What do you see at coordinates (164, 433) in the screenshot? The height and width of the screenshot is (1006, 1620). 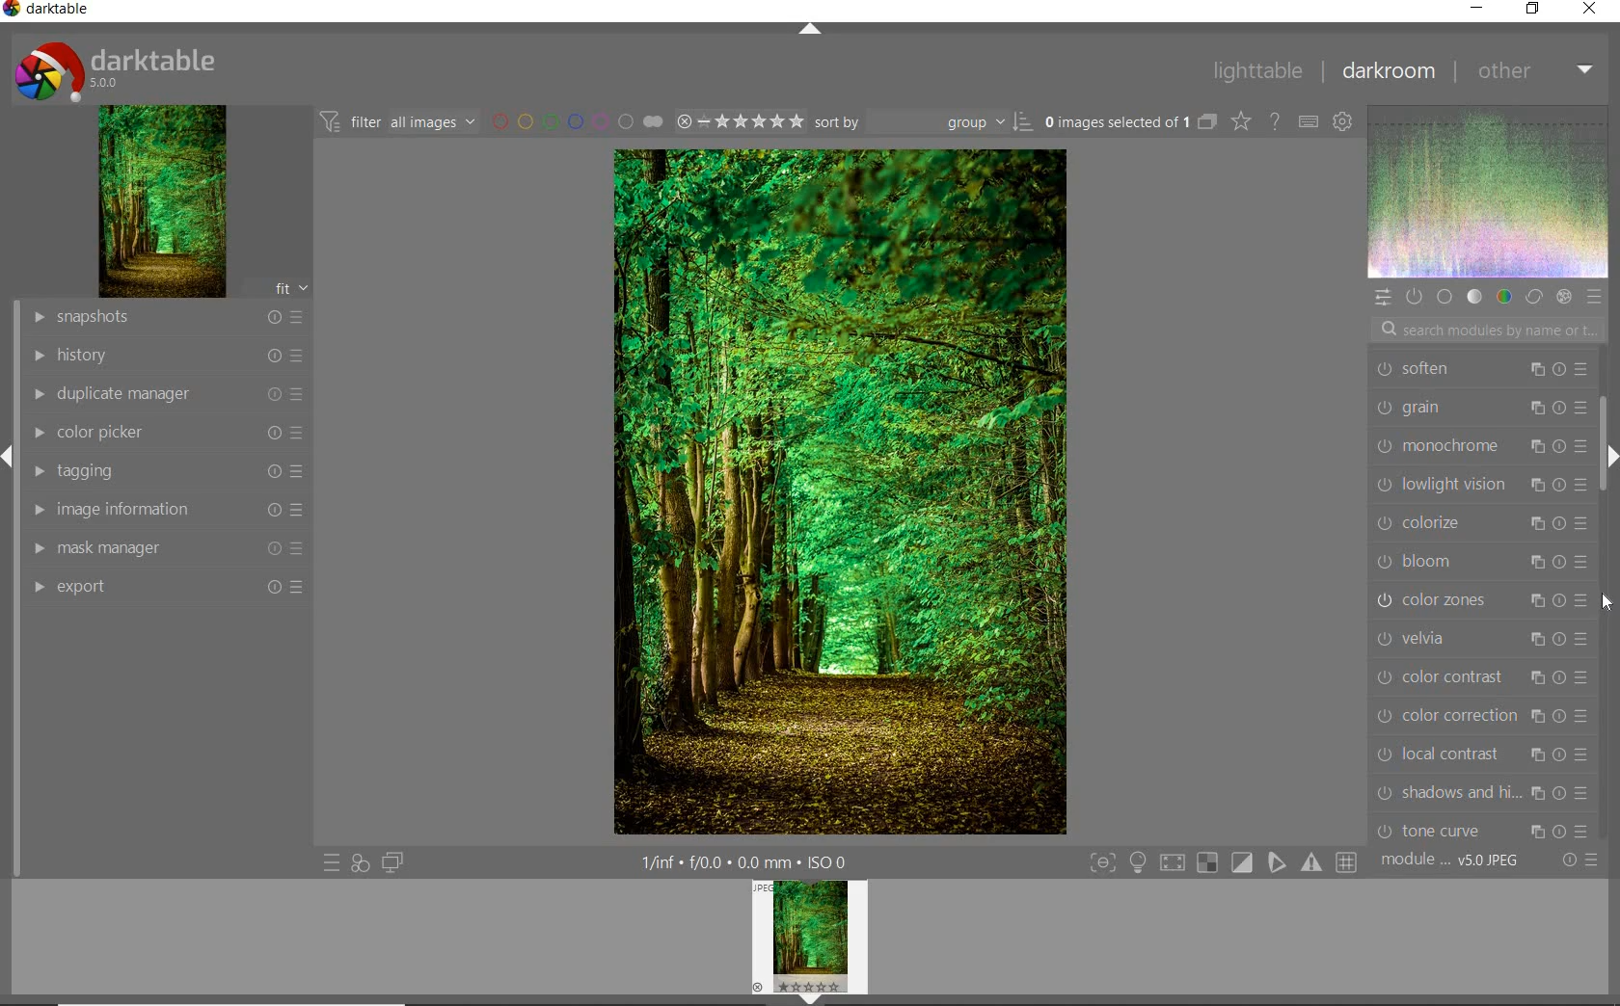 I see `COLOR PICKER` at bounding box center [164, 433].